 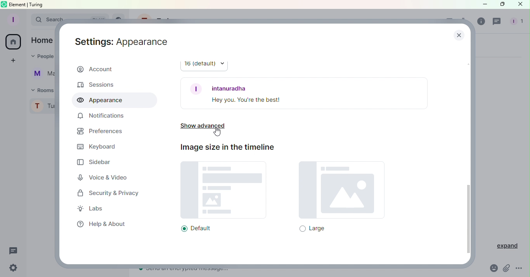 What do you see at coordinates (102, 177) in the screenshot?
I see `Voice and Video` at bounding box center [102, 177].